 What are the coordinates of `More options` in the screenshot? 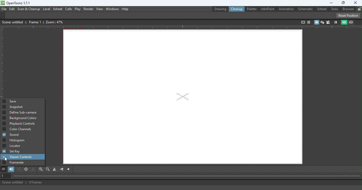 It's located at (3, 169).